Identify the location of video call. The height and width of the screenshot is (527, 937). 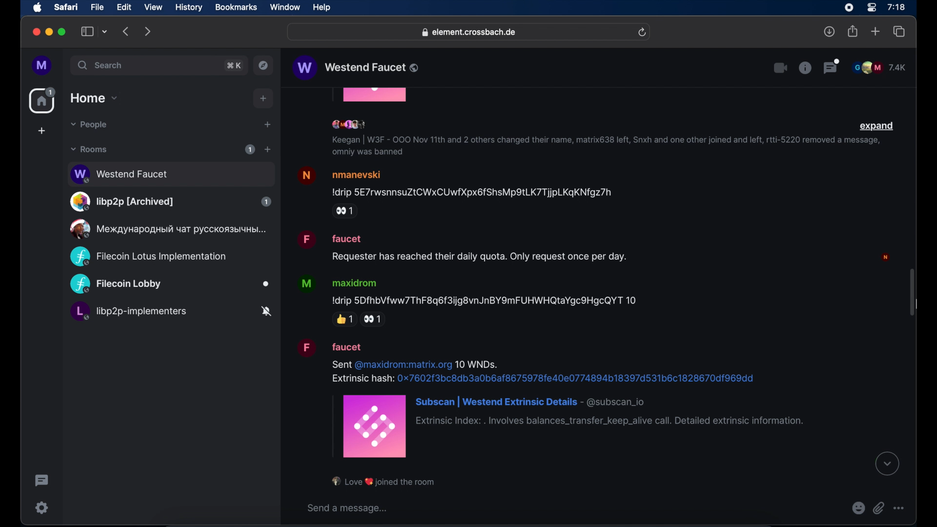
(779, 68).